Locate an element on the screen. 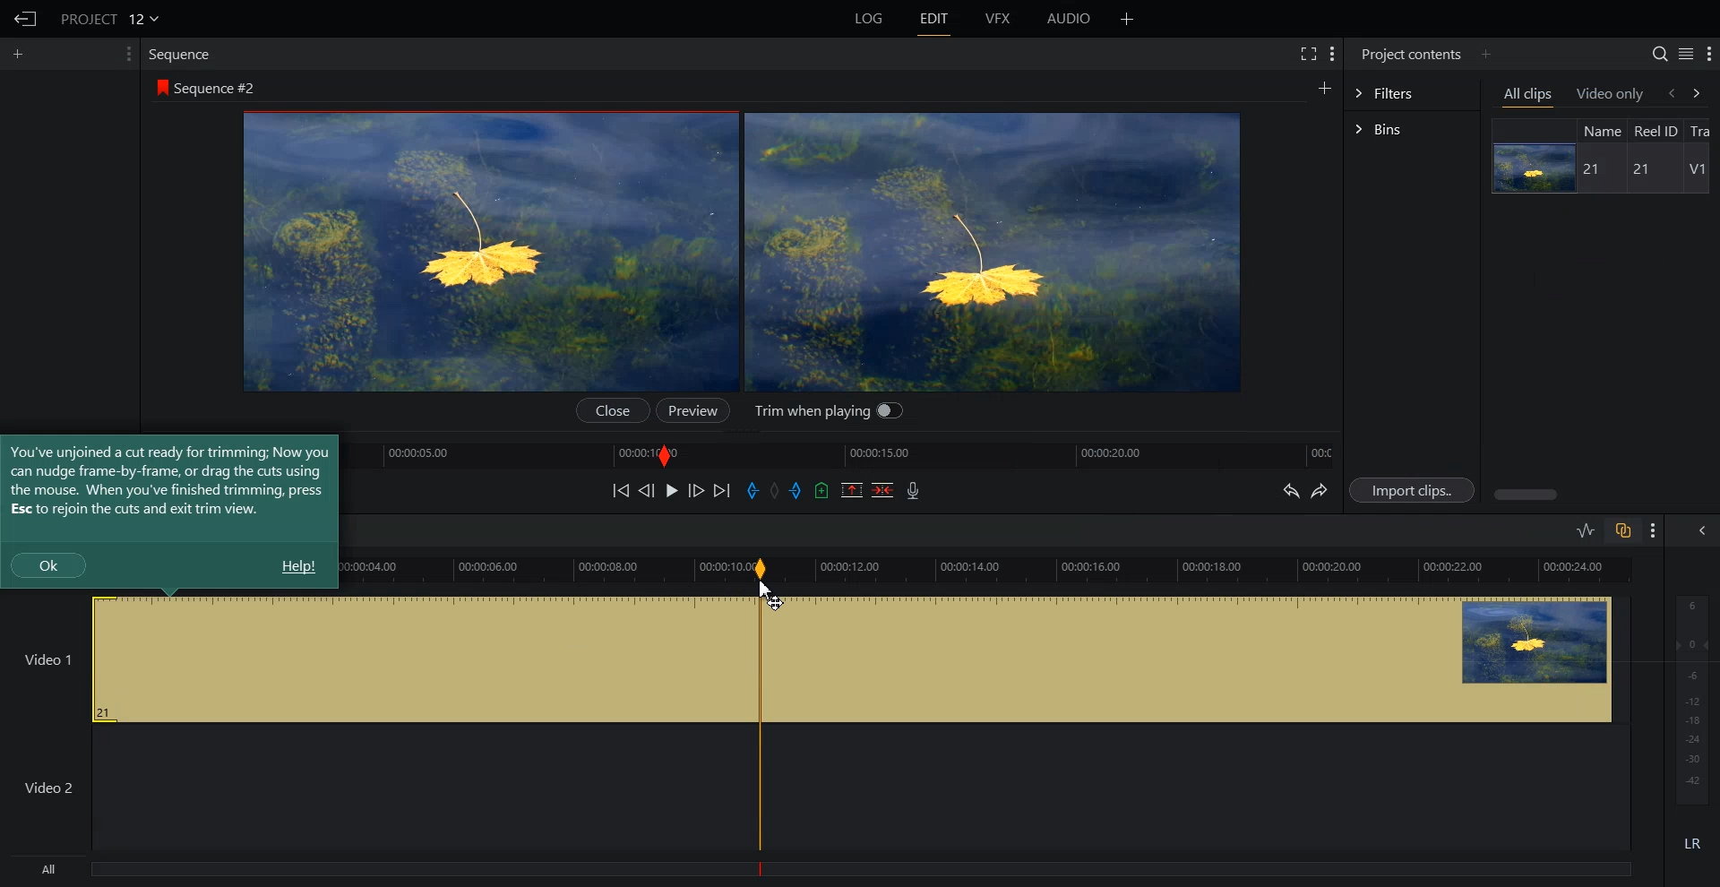  Add Panel is located at coordinates (1485, 55).